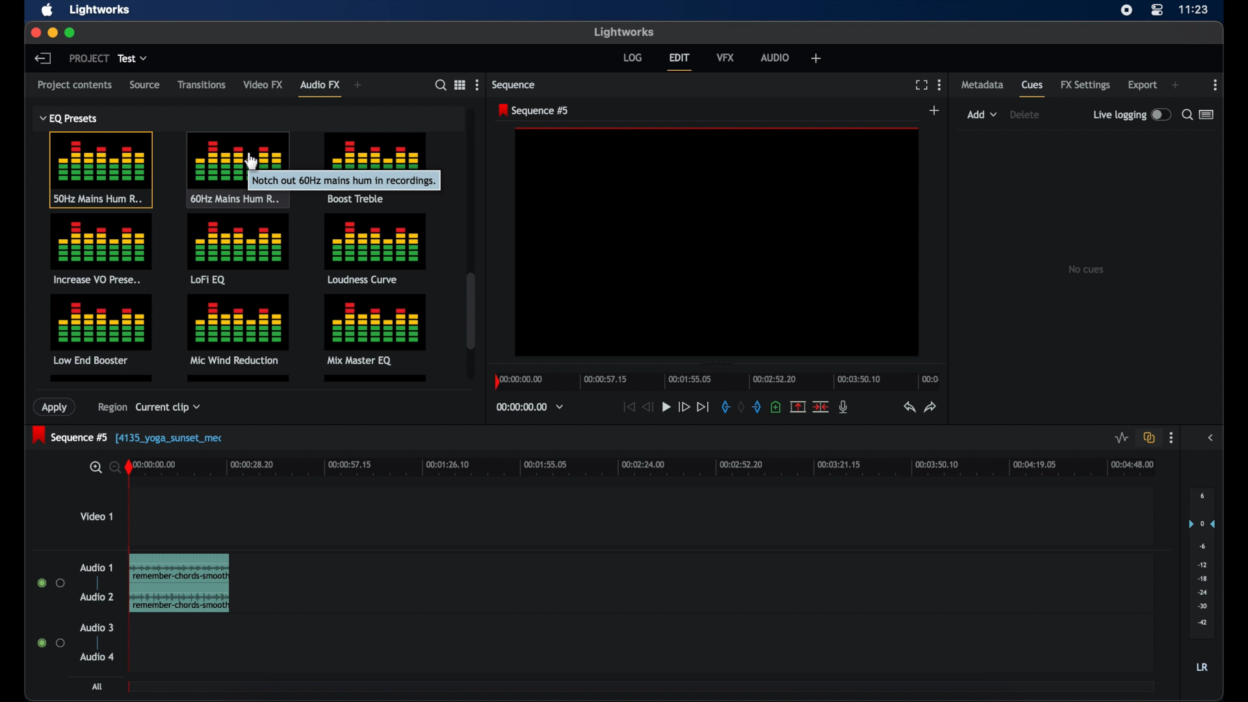  What do you see at coordinates (718, 242) in the screenshot?
I see `video preview` at bounding box center [718, 242].